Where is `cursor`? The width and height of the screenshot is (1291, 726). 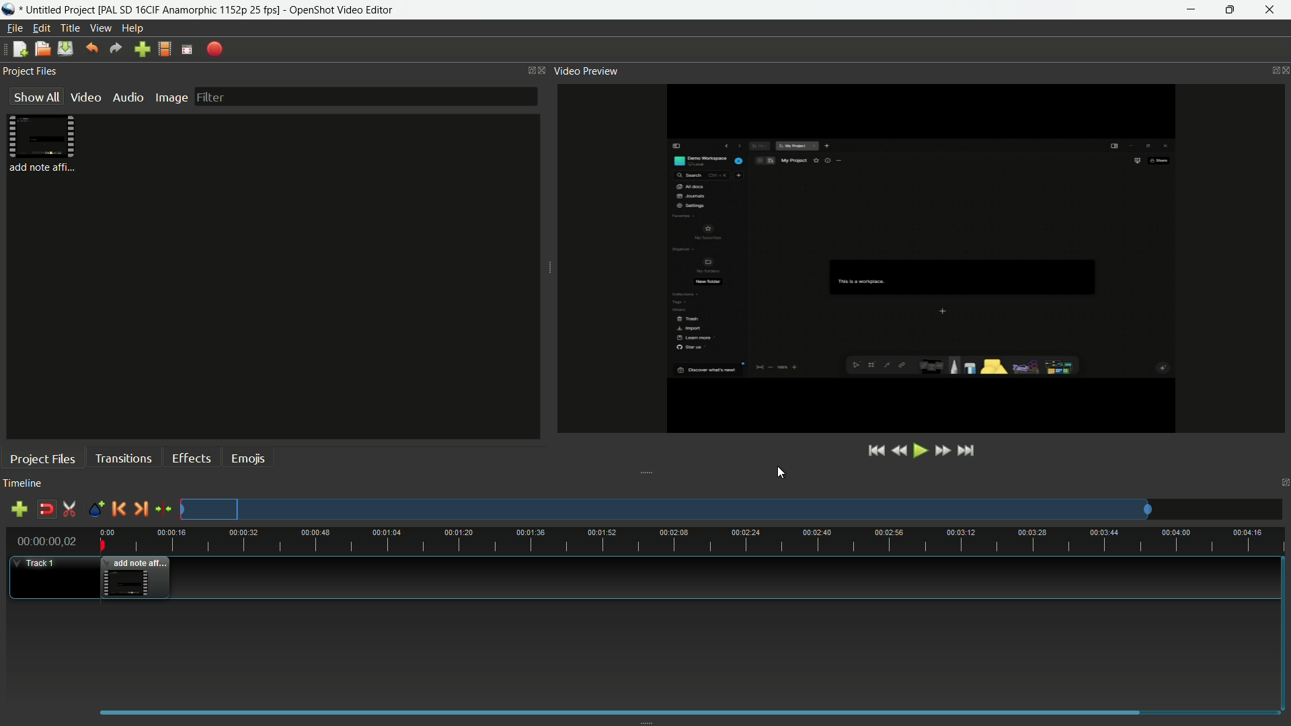
cursor is located at coordinates (781, 474).